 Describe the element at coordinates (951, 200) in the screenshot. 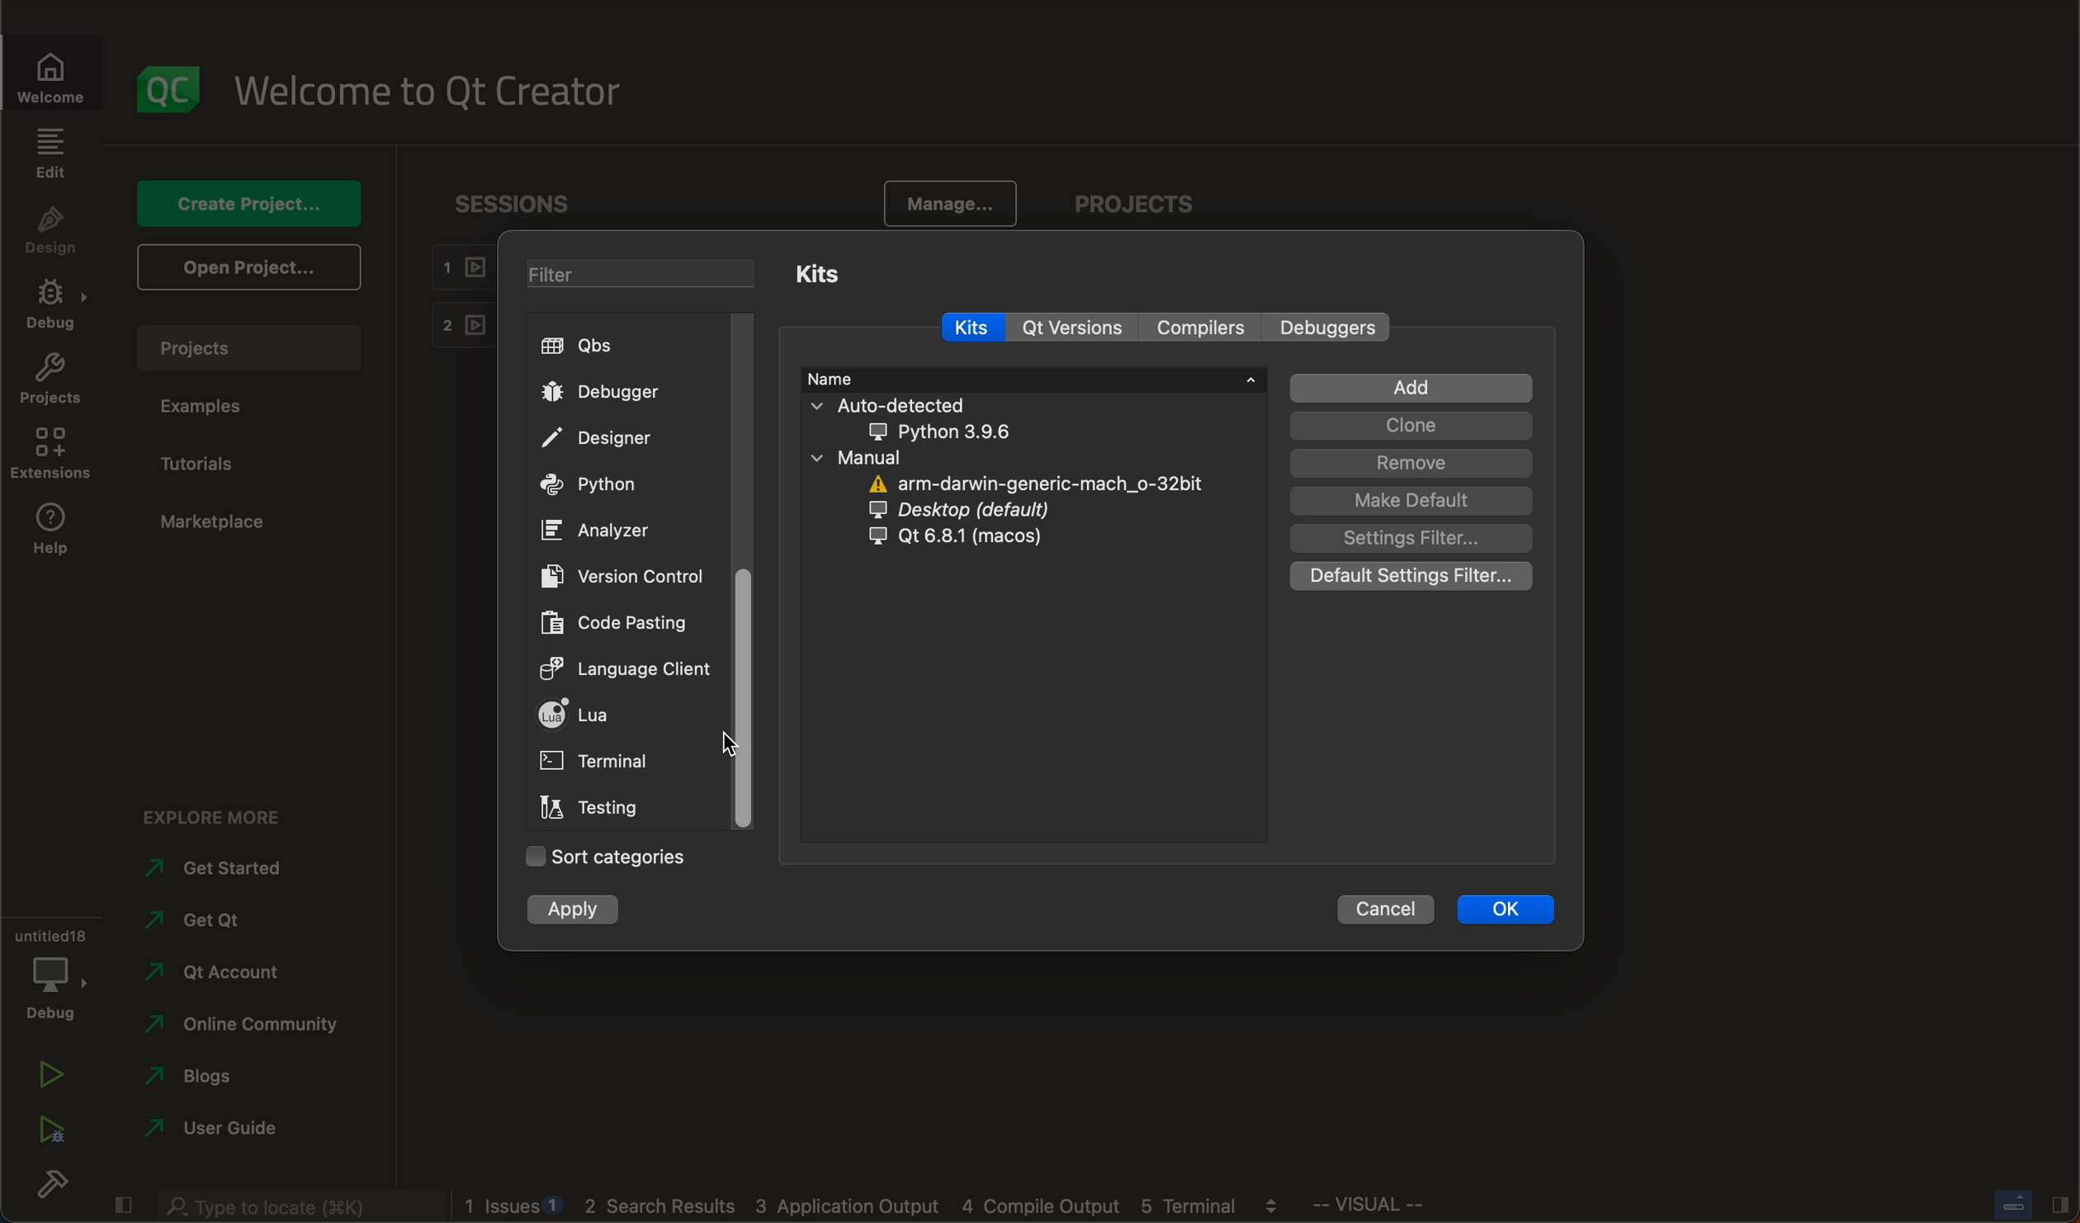

I see `manage` at that location.